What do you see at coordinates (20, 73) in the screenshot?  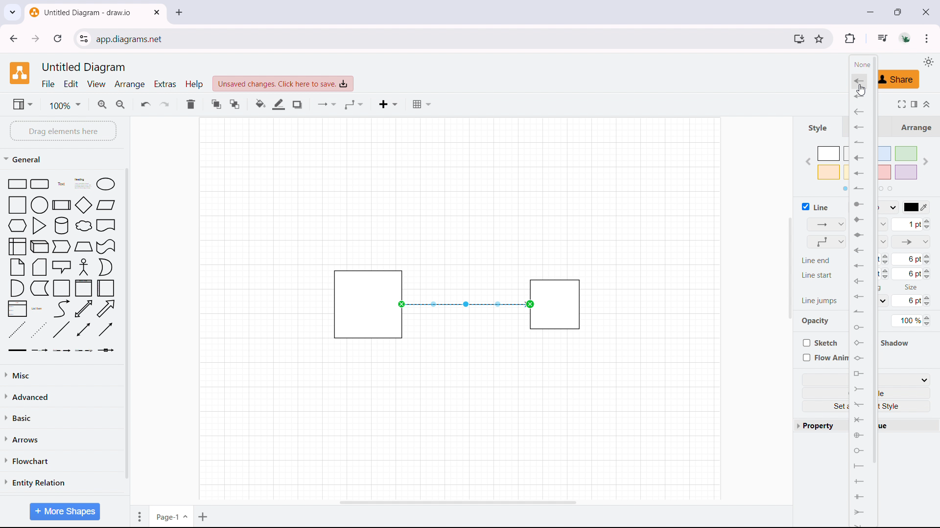 I see `logo` at bounding box center [20, 73].